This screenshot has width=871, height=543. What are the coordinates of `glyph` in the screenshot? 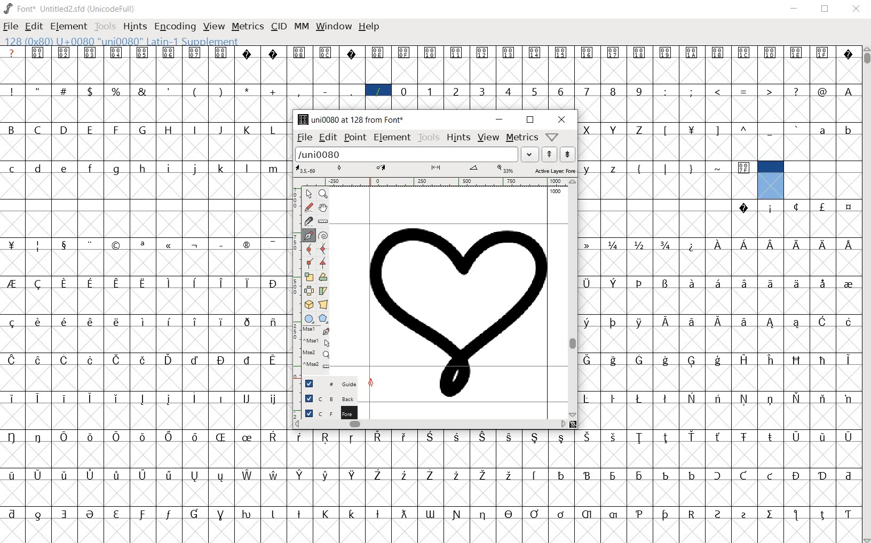 It's located at (195, 283).